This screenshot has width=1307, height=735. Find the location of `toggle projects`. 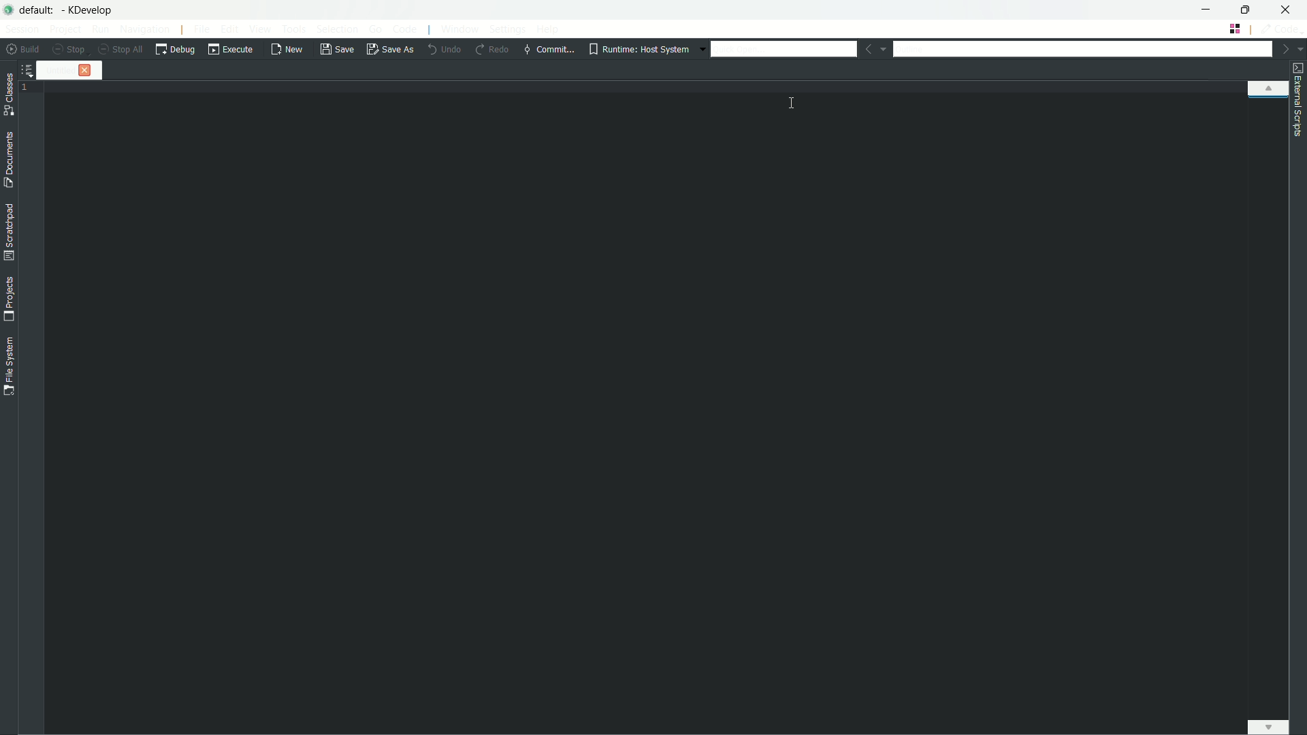

toggle projects is located at coordinates (9, 299).